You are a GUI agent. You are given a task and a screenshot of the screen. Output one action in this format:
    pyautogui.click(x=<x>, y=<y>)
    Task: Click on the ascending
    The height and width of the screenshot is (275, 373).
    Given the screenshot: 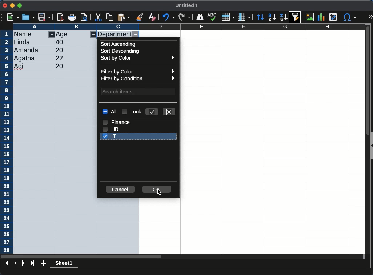 What is the action you would take?
    pyautogui.click(x=119, y=44)
    